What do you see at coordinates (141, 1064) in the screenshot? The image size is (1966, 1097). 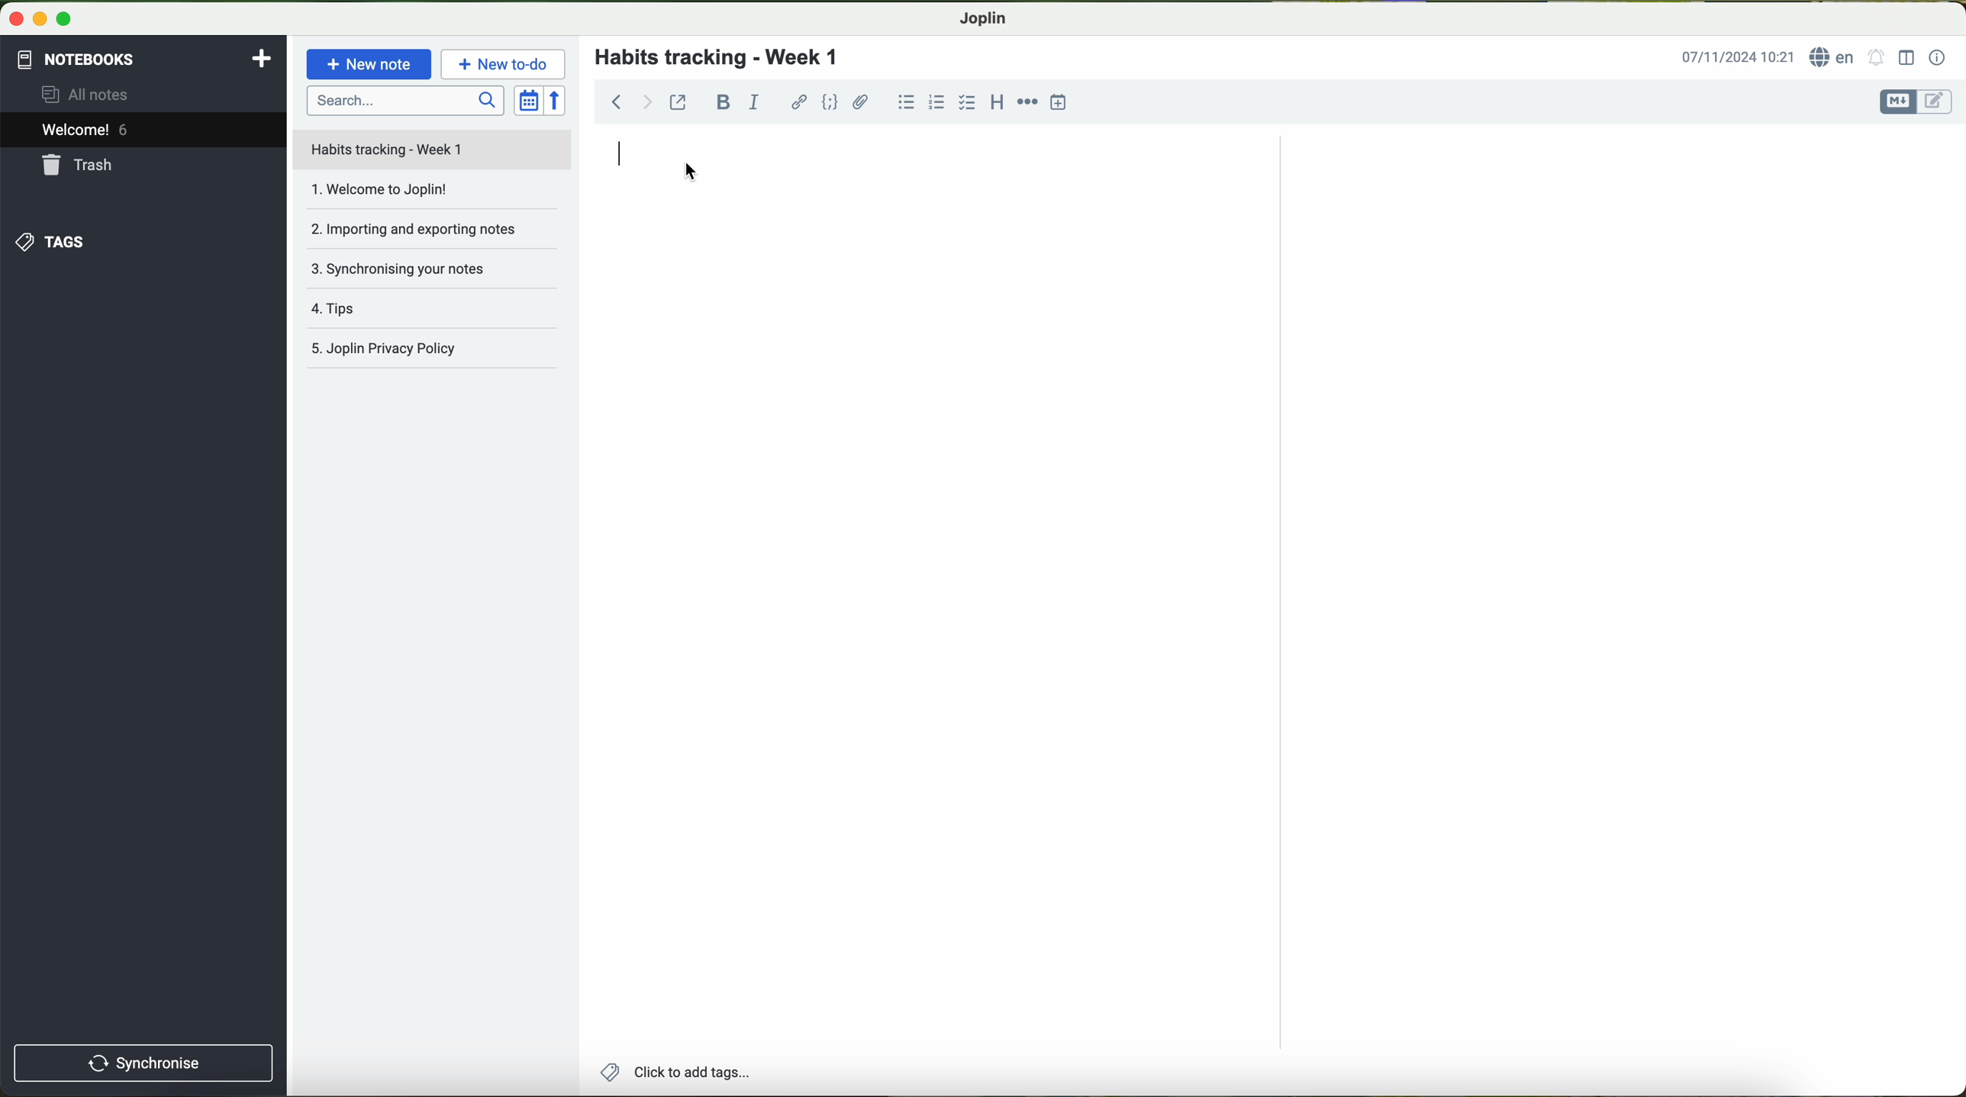 I see `synchronnise button` at bounding box center [141, 1064].